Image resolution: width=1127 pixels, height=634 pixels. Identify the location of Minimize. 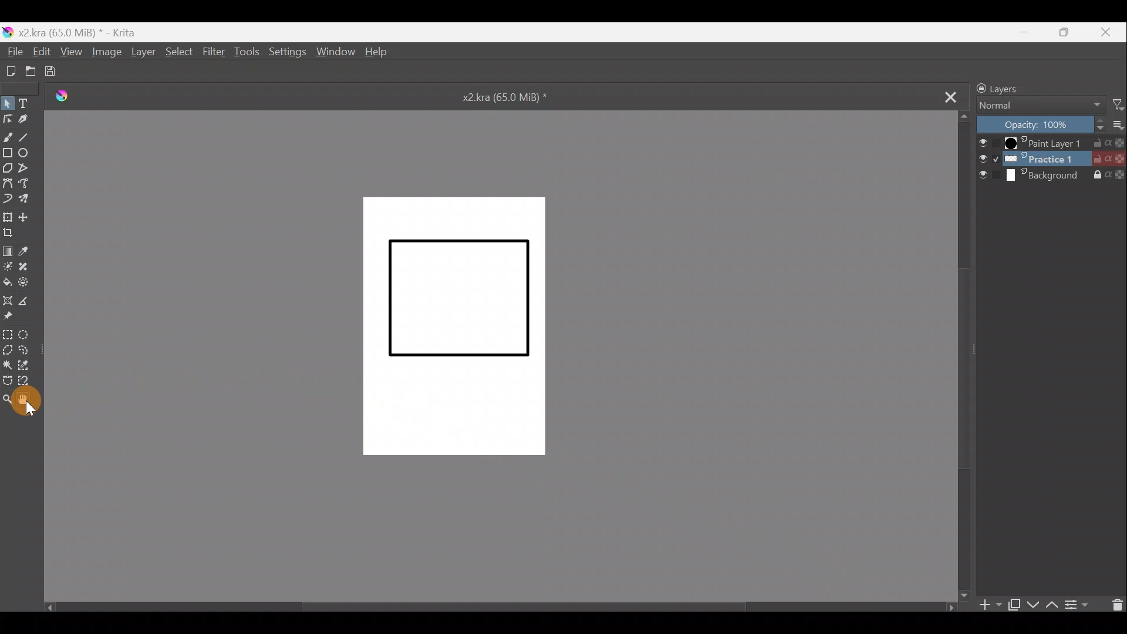
(1024, 32).